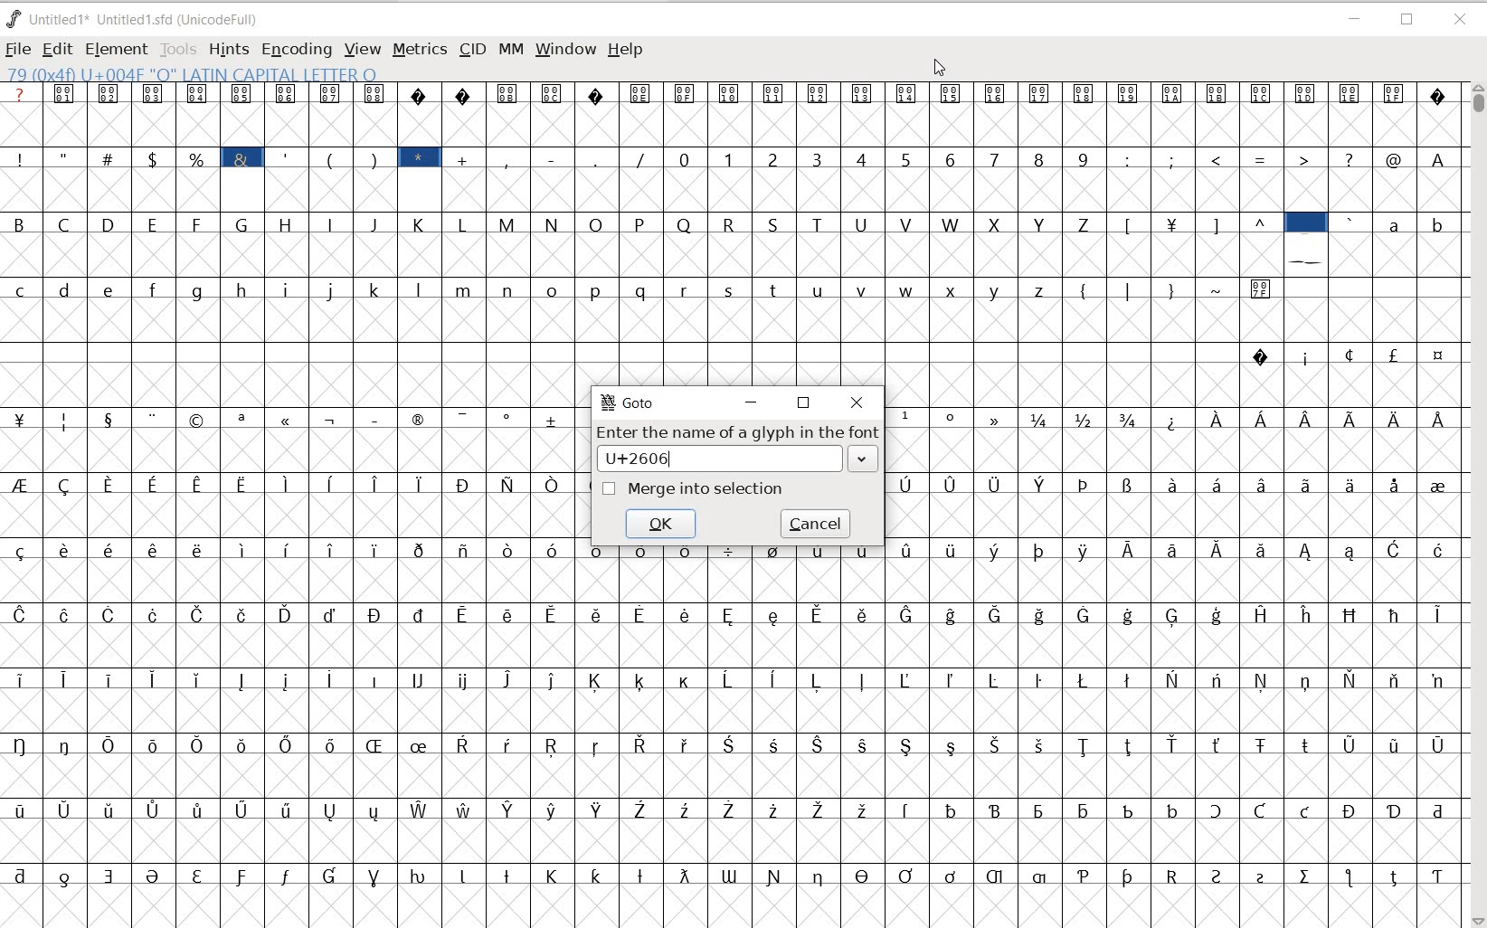 The width and height of the screenshot is (1487, 928). What do you see at coordinates (685, 459) in the screenshot?
I see `U+2606` at bounding box center [685, 459].